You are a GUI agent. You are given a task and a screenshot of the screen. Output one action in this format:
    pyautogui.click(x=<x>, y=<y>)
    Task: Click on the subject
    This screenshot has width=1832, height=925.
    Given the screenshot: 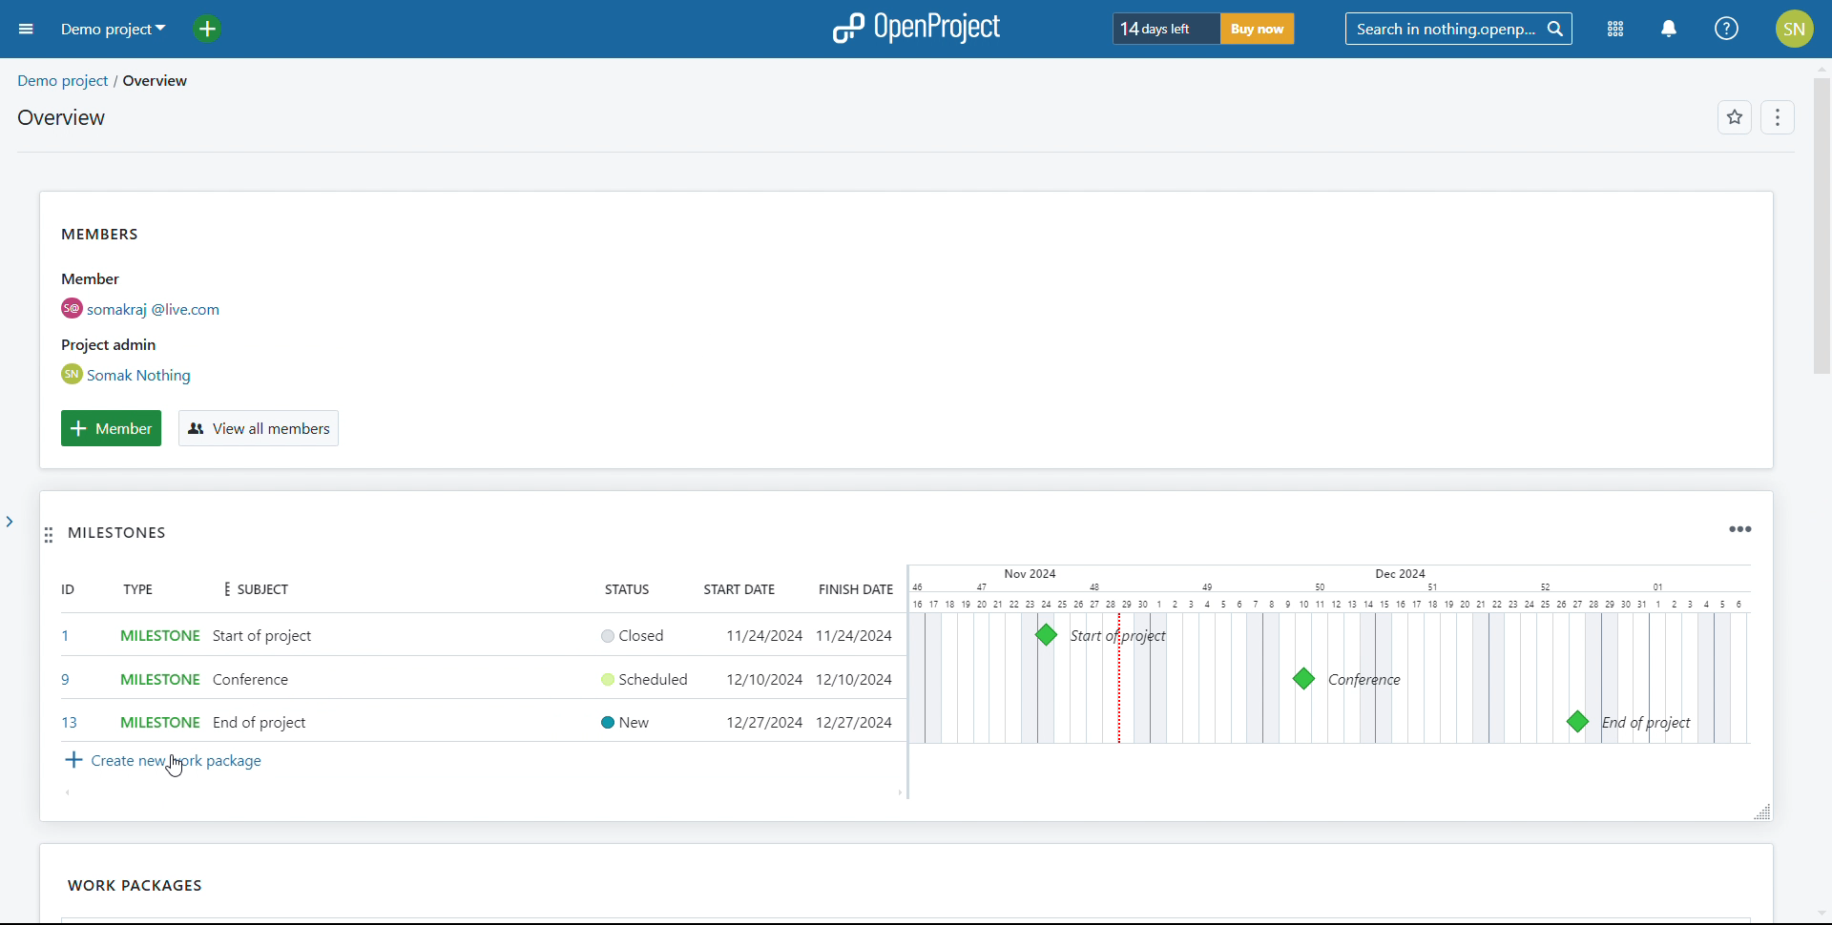 What is the action you would take?
    pyautogui.click(x=266, y=592)
    